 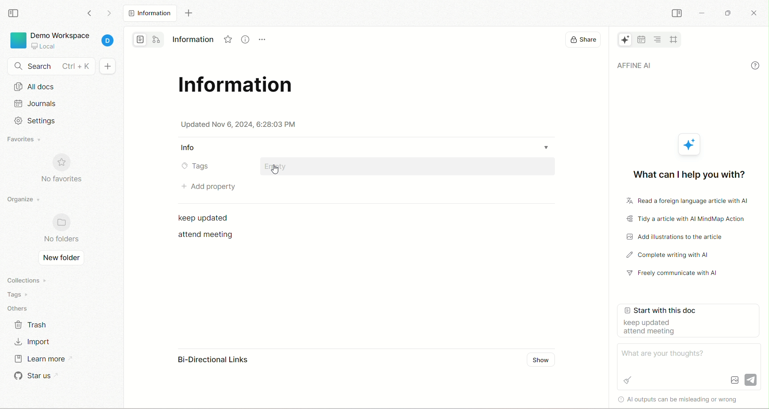 What do you see at coordinates (676, 13) in the screenshot?
I see `collapse sidebar` at bounding box center [676, 13].